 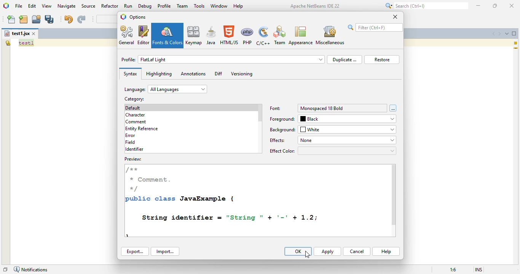 What do you see at coordinates (500, 34) in the screenshot?
I see `scroll documents right` at bounding box center [500, 34].